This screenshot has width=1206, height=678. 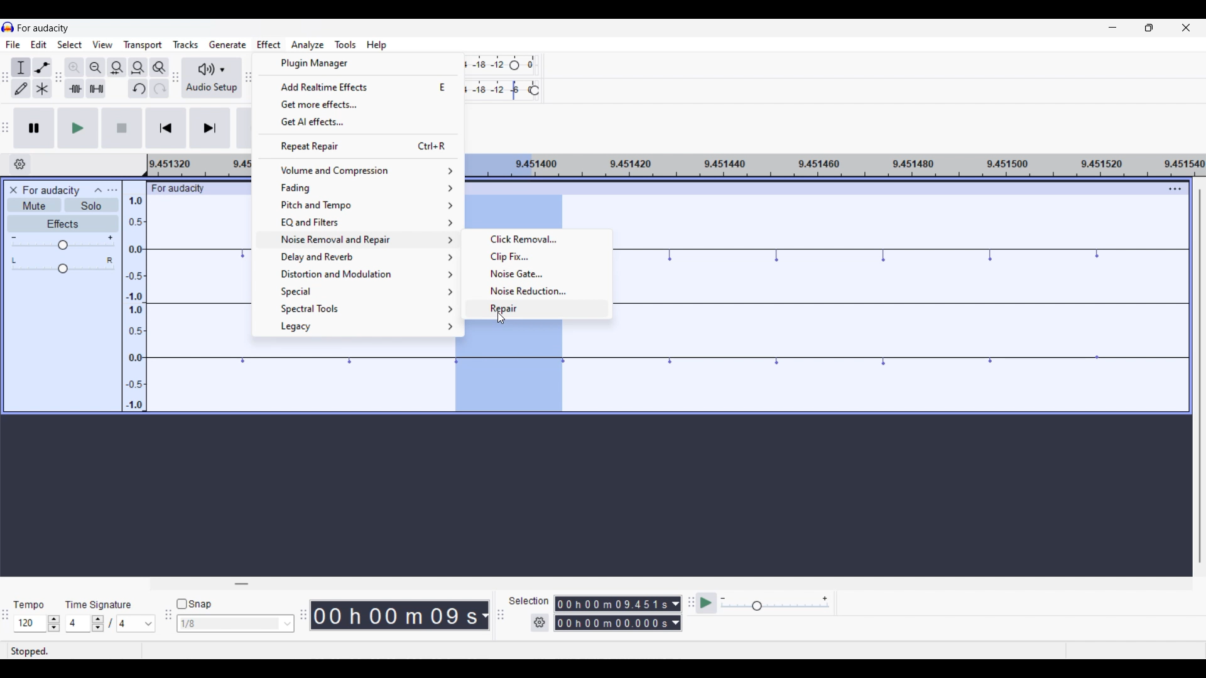 What do you see at coordinates (904, 304) in the screenshot?
I see `Current track` at bounding box center [904, 304].